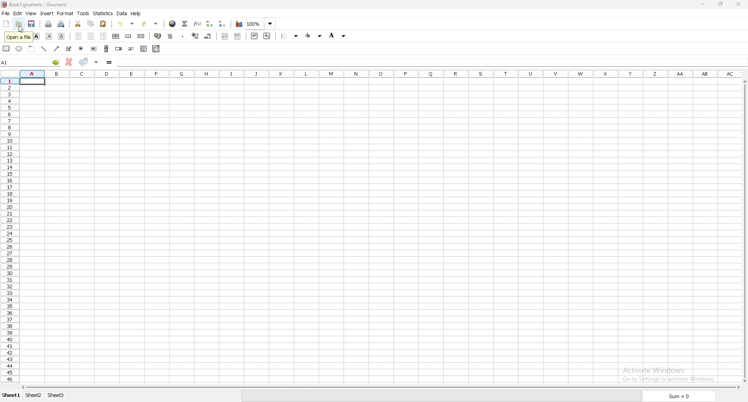 Image resolution: width=748 pixels, height=402 pixels. Describe the element at coordinates (17, 37) in the screenshot. I see `cursor description` at that location.